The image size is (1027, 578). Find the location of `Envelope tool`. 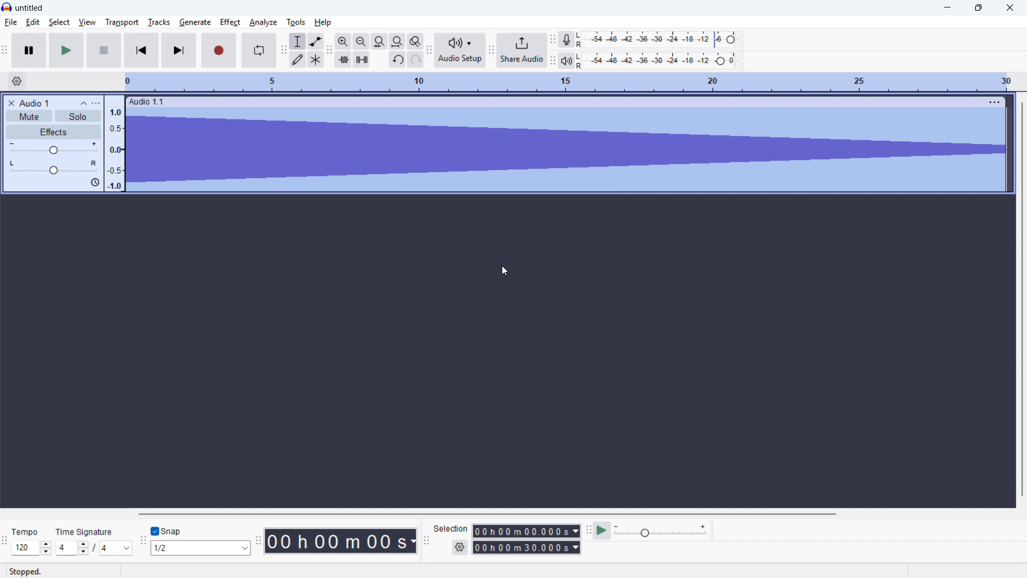

Envelope tool is located at coordinates (316, 41).